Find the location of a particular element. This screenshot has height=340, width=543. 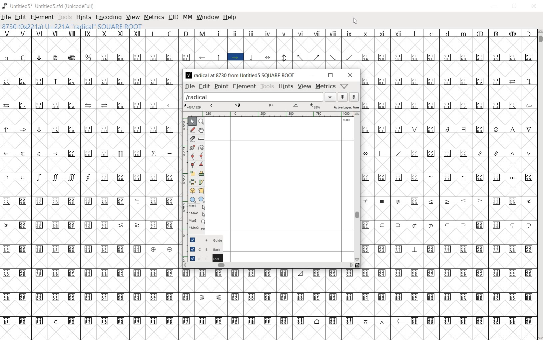

SCROLLBAR is located at coordinates (540, 184).